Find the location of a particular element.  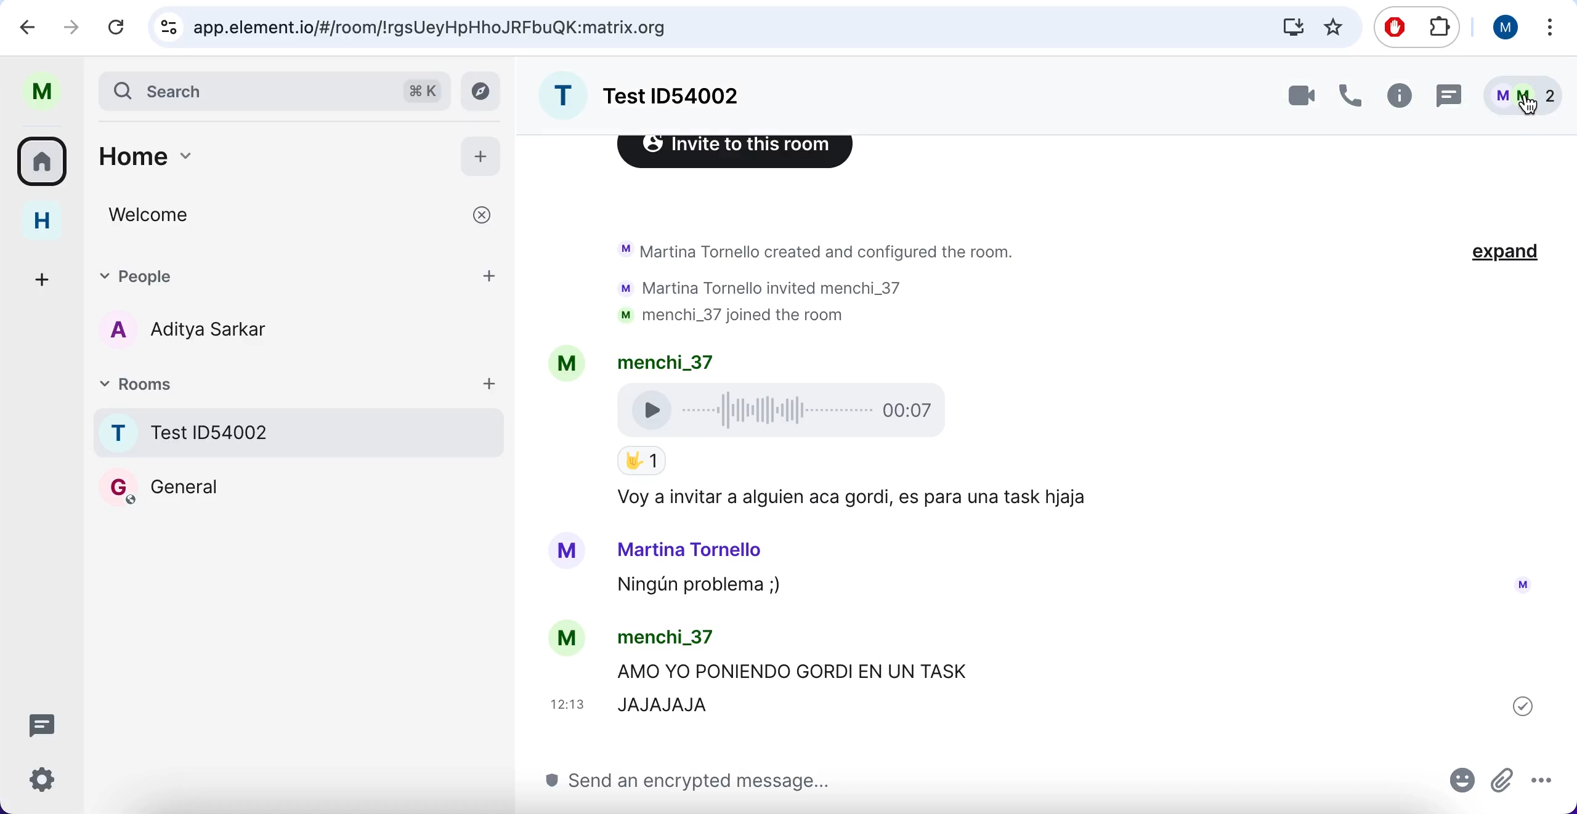

AMO YO PONIENDO GORDI EN UN TASK
JAJAJAJA is located at coordinates (811, 683).